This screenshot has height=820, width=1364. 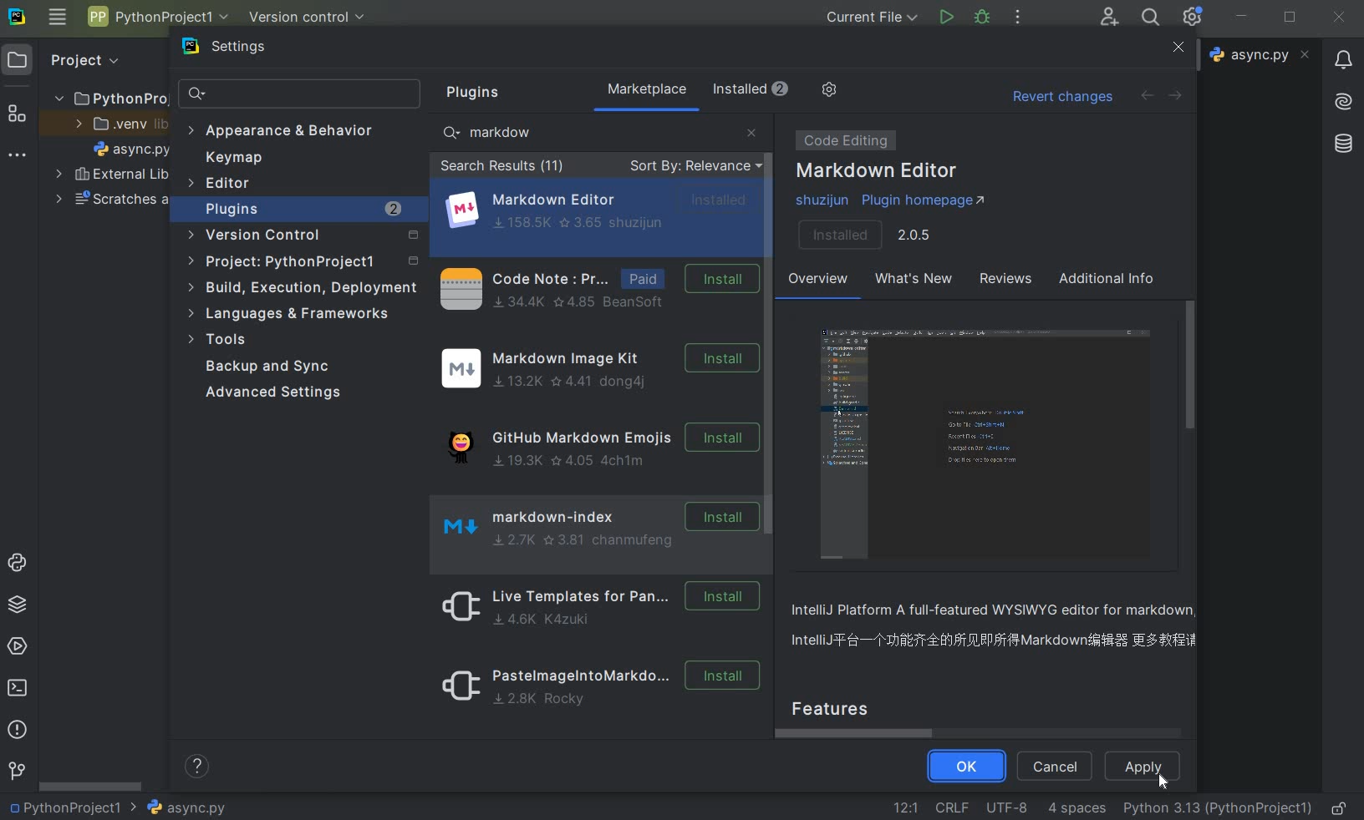 What do you see at coordinates (112, 174) in the screenshot?
I see `external libraries` at bounding box center [112, 174].